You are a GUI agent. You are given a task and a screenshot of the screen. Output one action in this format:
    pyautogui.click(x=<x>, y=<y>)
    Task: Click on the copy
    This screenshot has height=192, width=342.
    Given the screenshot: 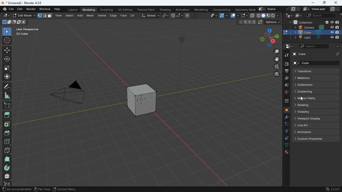 What is the action you would take?
    pyautogui.click(x=252, y=15)
    